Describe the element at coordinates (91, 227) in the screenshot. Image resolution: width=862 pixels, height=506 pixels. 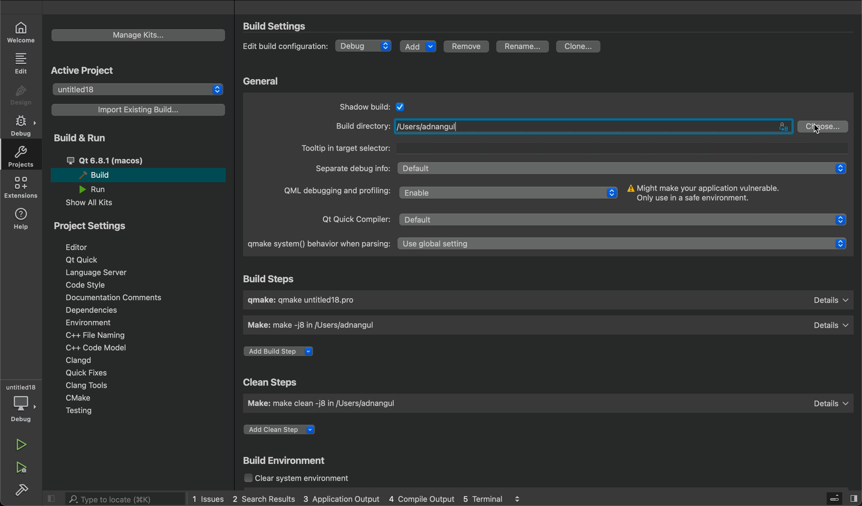
I see `project setting` at that location.